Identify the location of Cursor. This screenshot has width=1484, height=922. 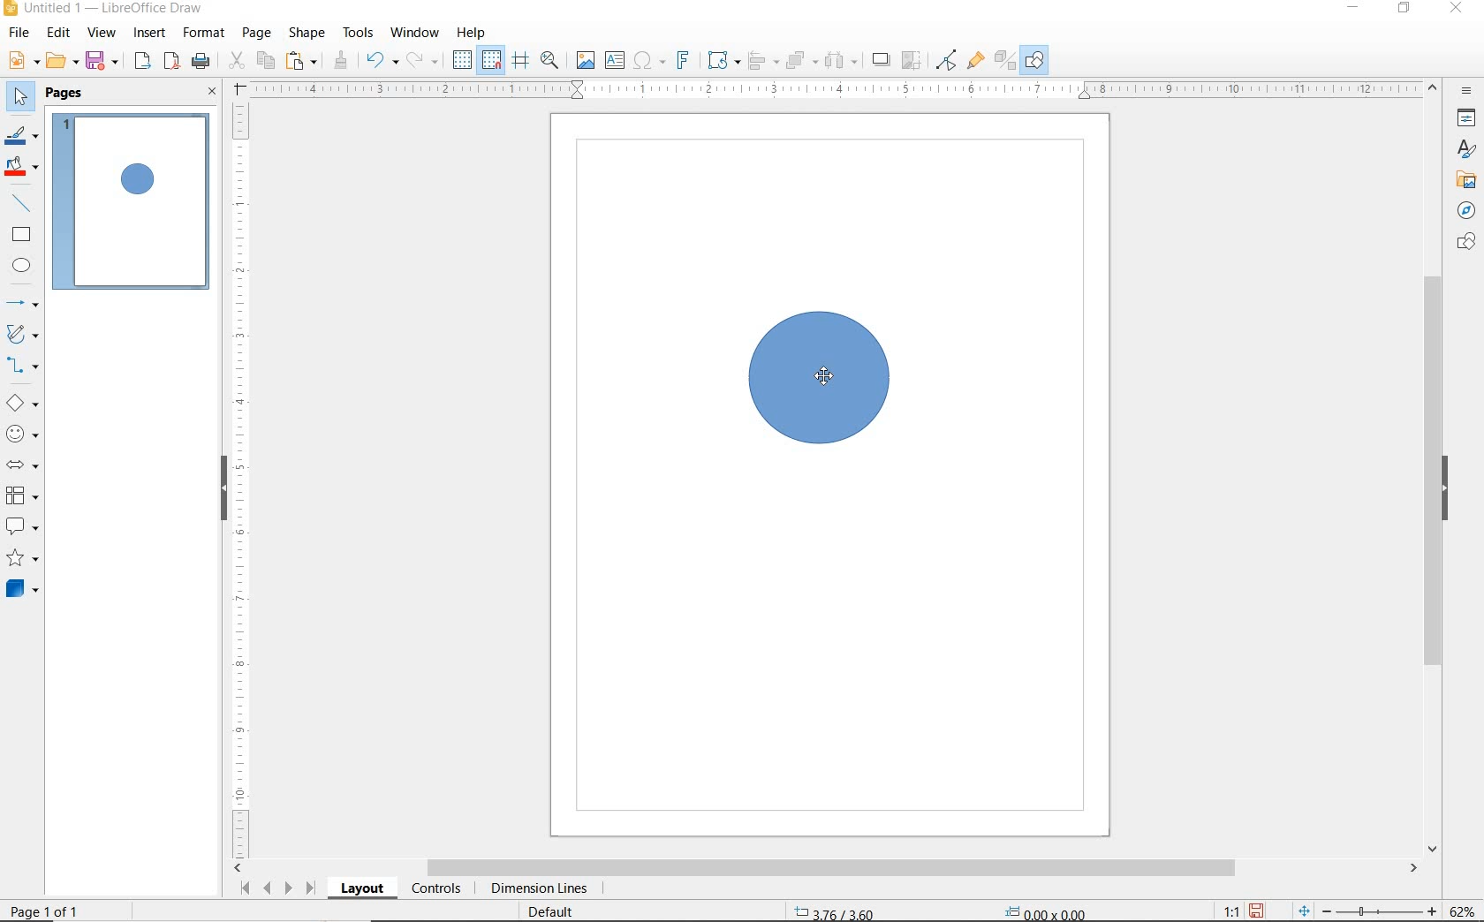
(824, 379).